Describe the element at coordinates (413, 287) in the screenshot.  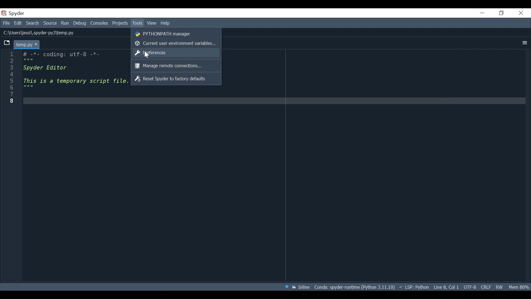
I see `Language` at that location.